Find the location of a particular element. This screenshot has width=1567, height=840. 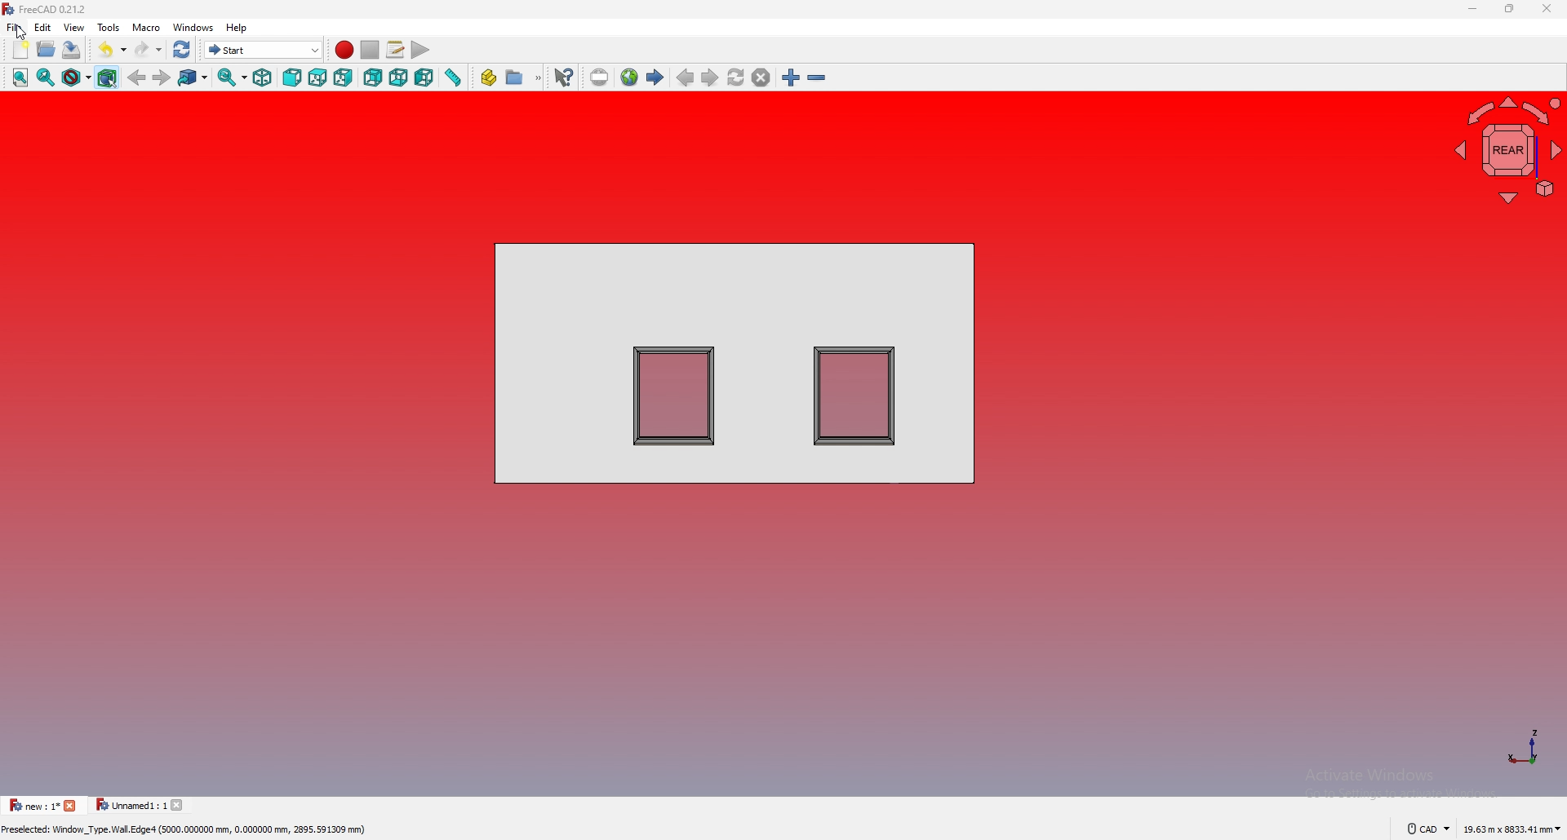

windows is located at coordinates (193, 28).